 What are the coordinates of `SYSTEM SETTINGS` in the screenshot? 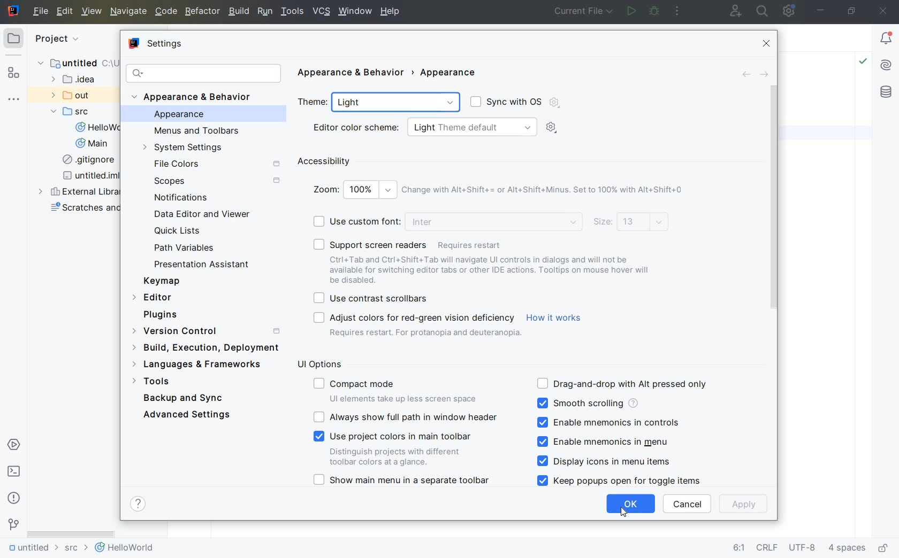 It's located at (185, 148).